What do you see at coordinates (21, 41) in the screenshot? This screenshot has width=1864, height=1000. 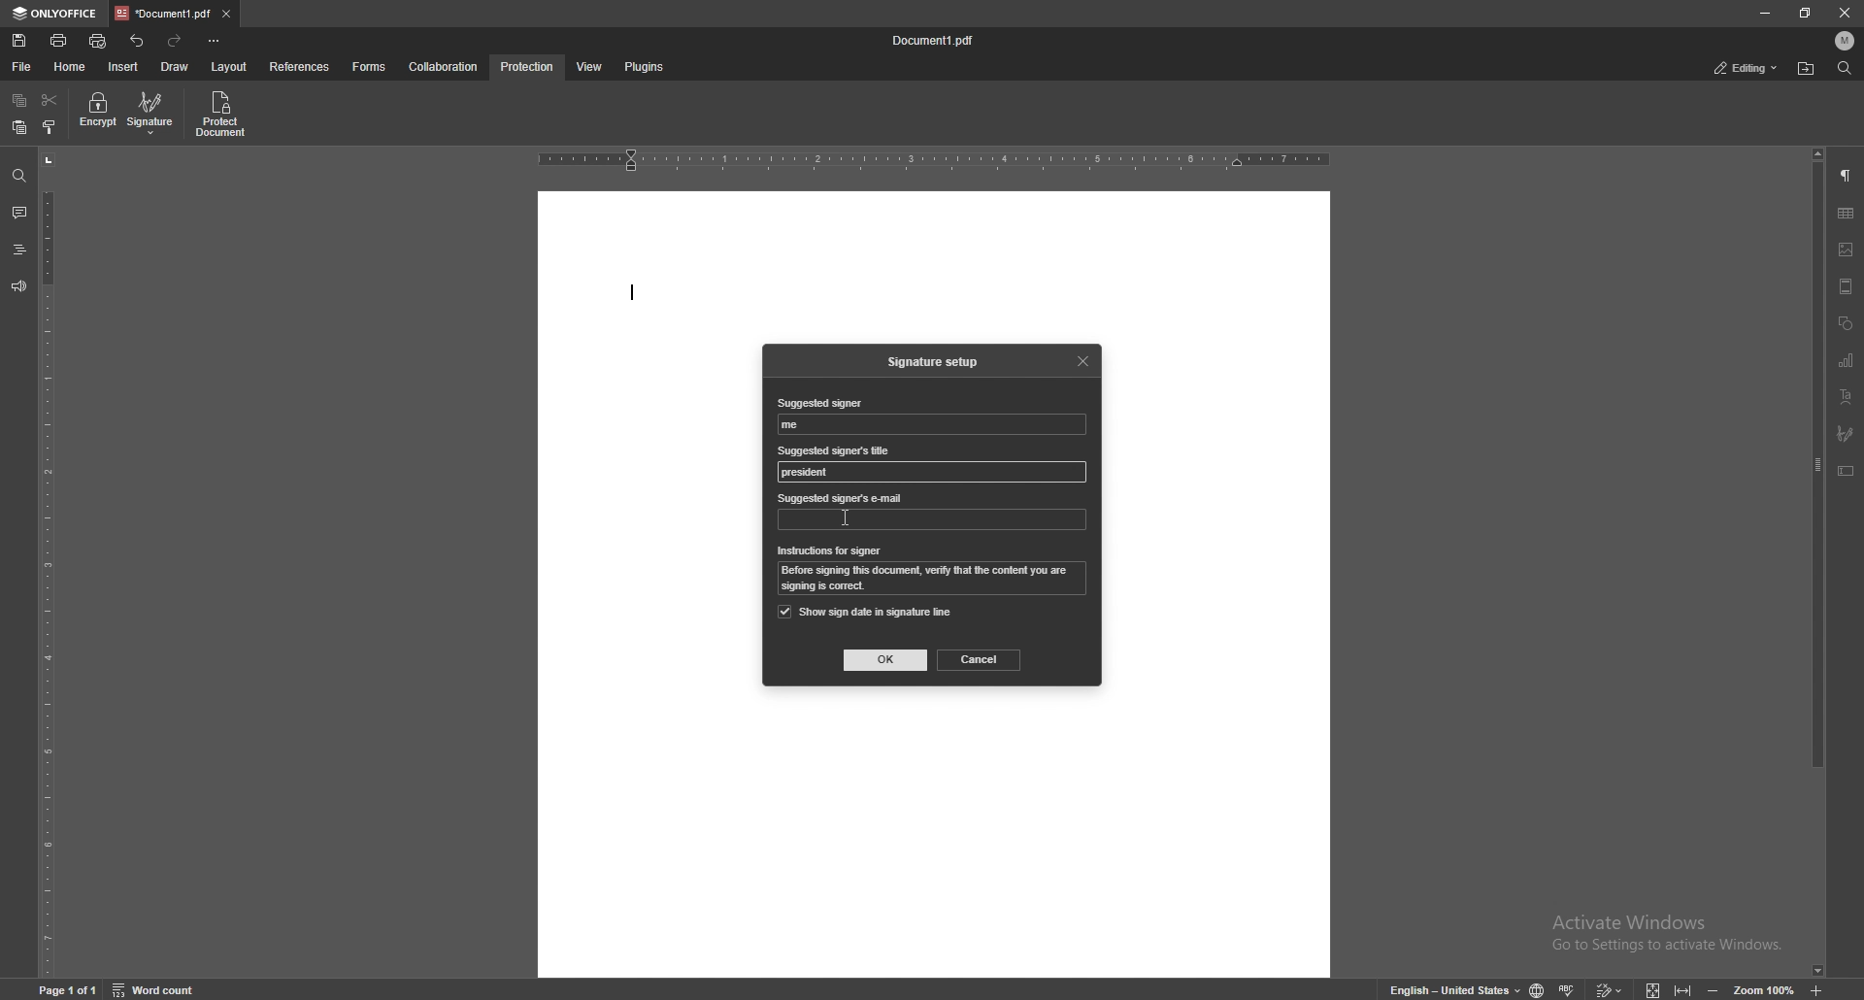 I see `save` at bounding box center [21, 41].